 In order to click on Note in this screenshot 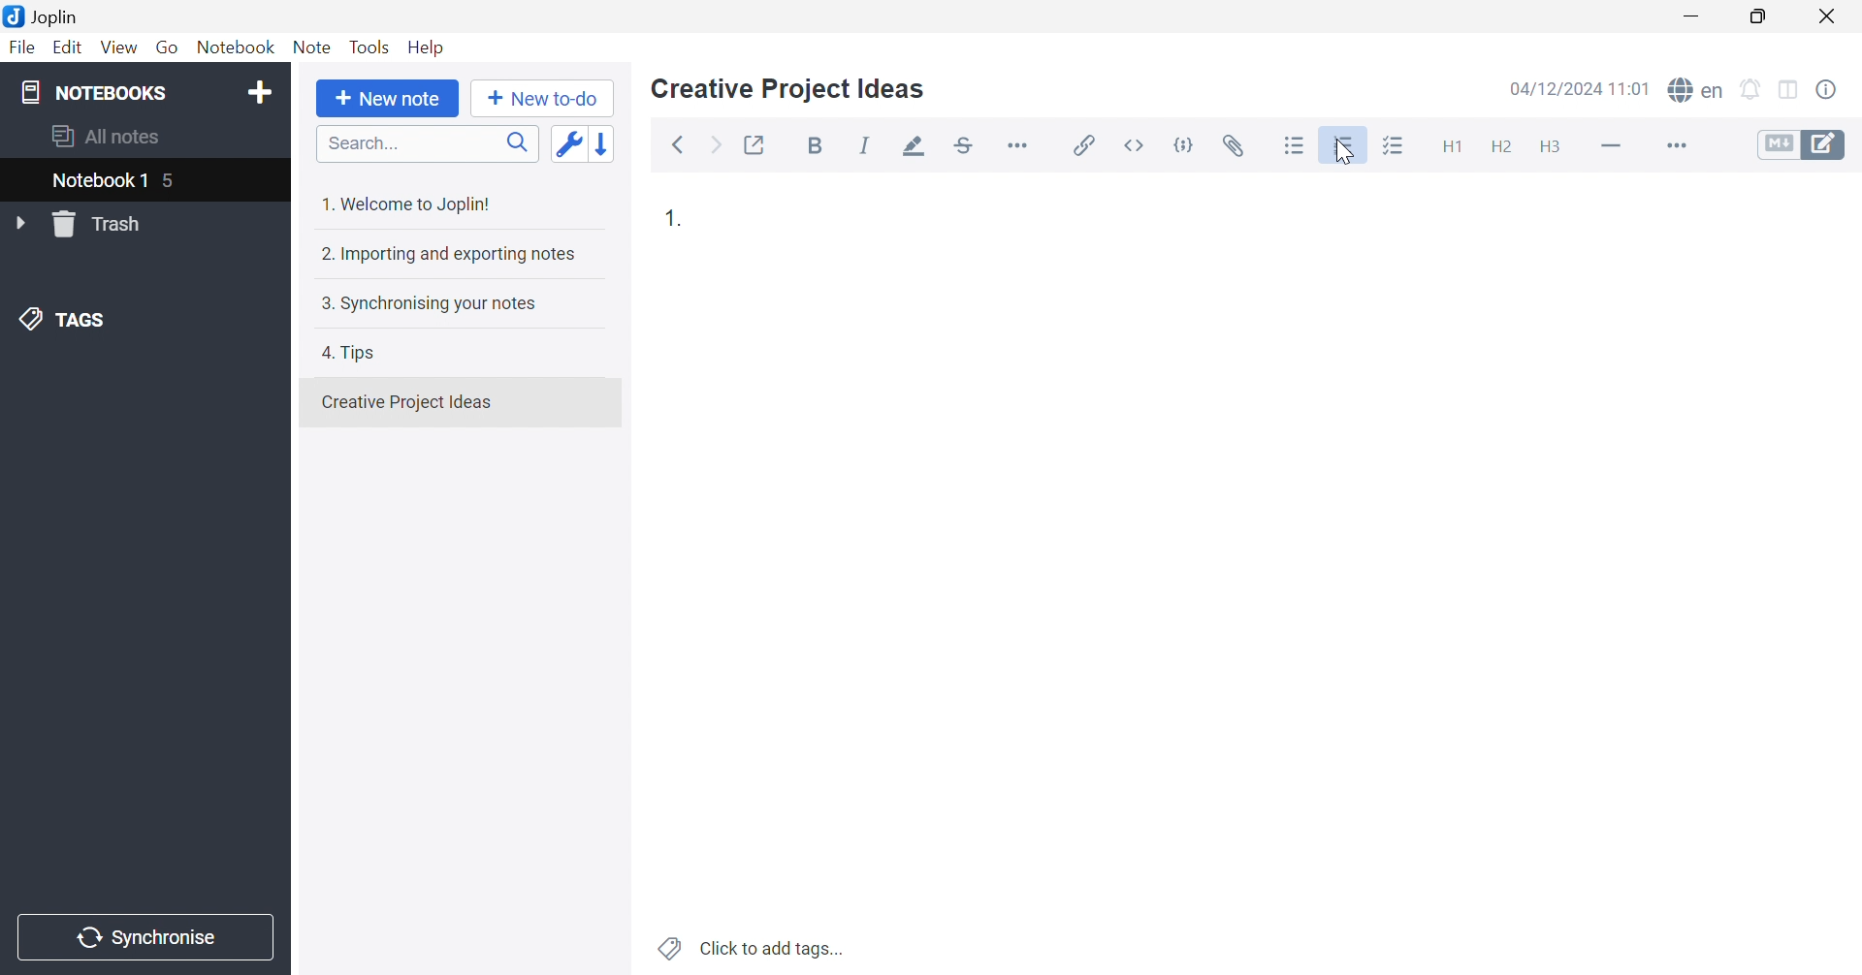, I will do `click(310, 48)`.